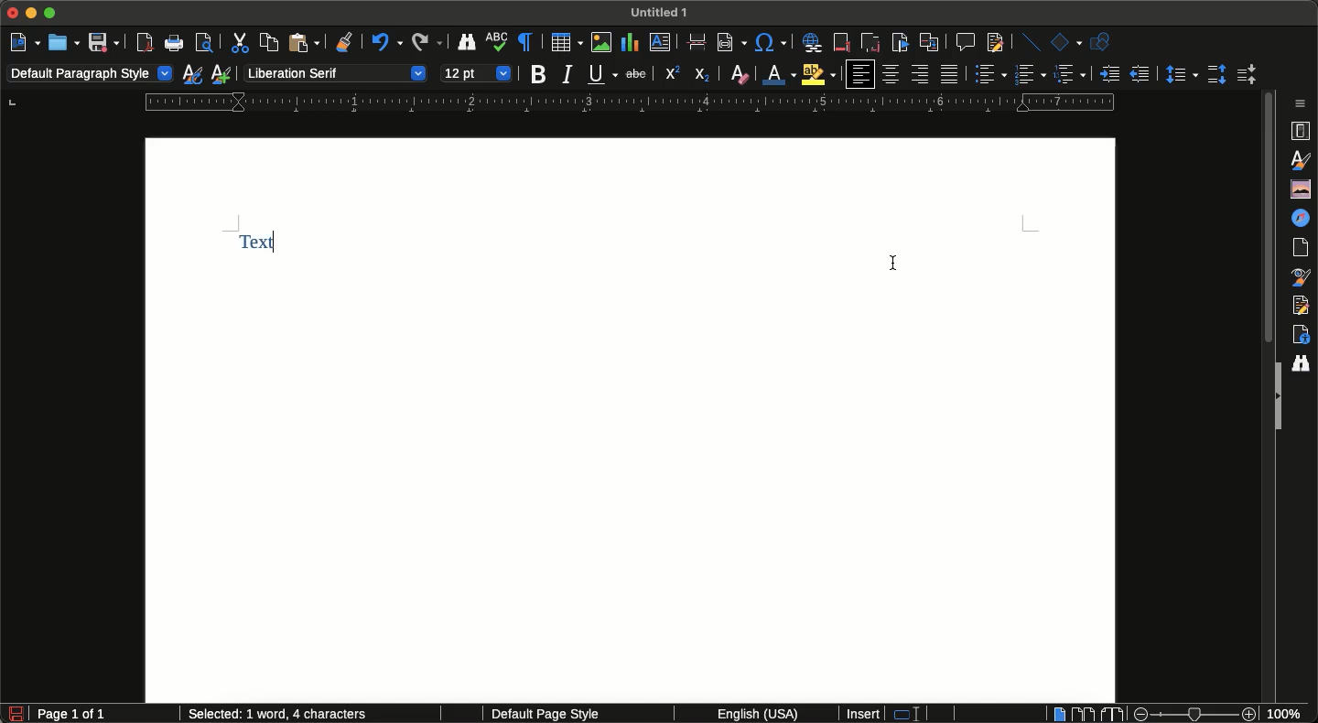  What do you see at coordinates (1276, 397) in the screenshot?
I see `Expand` at bounding box center [1276, 397].